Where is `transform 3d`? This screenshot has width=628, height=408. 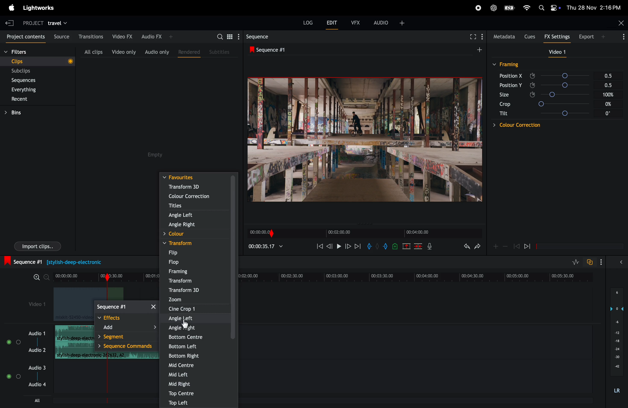
transform 3d is located at coordinates (196, 291).